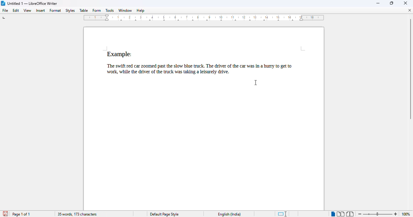  Describe the element at coordinates (410, 10) in the screenshot. I see `close document` at that location.